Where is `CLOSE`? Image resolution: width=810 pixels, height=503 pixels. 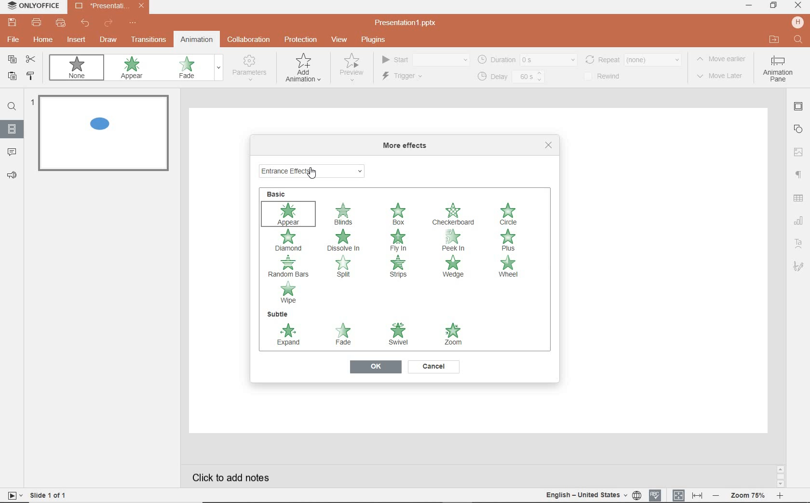 CLOSE is located at coordinates (797, 5).